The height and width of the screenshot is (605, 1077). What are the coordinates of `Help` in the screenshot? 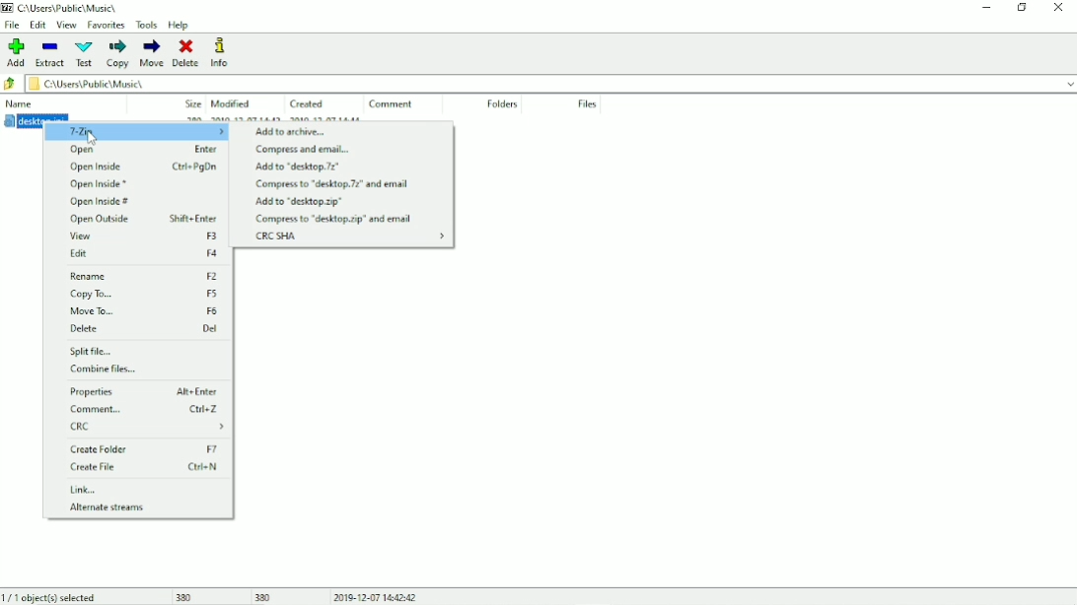 It's located at (179, 26).